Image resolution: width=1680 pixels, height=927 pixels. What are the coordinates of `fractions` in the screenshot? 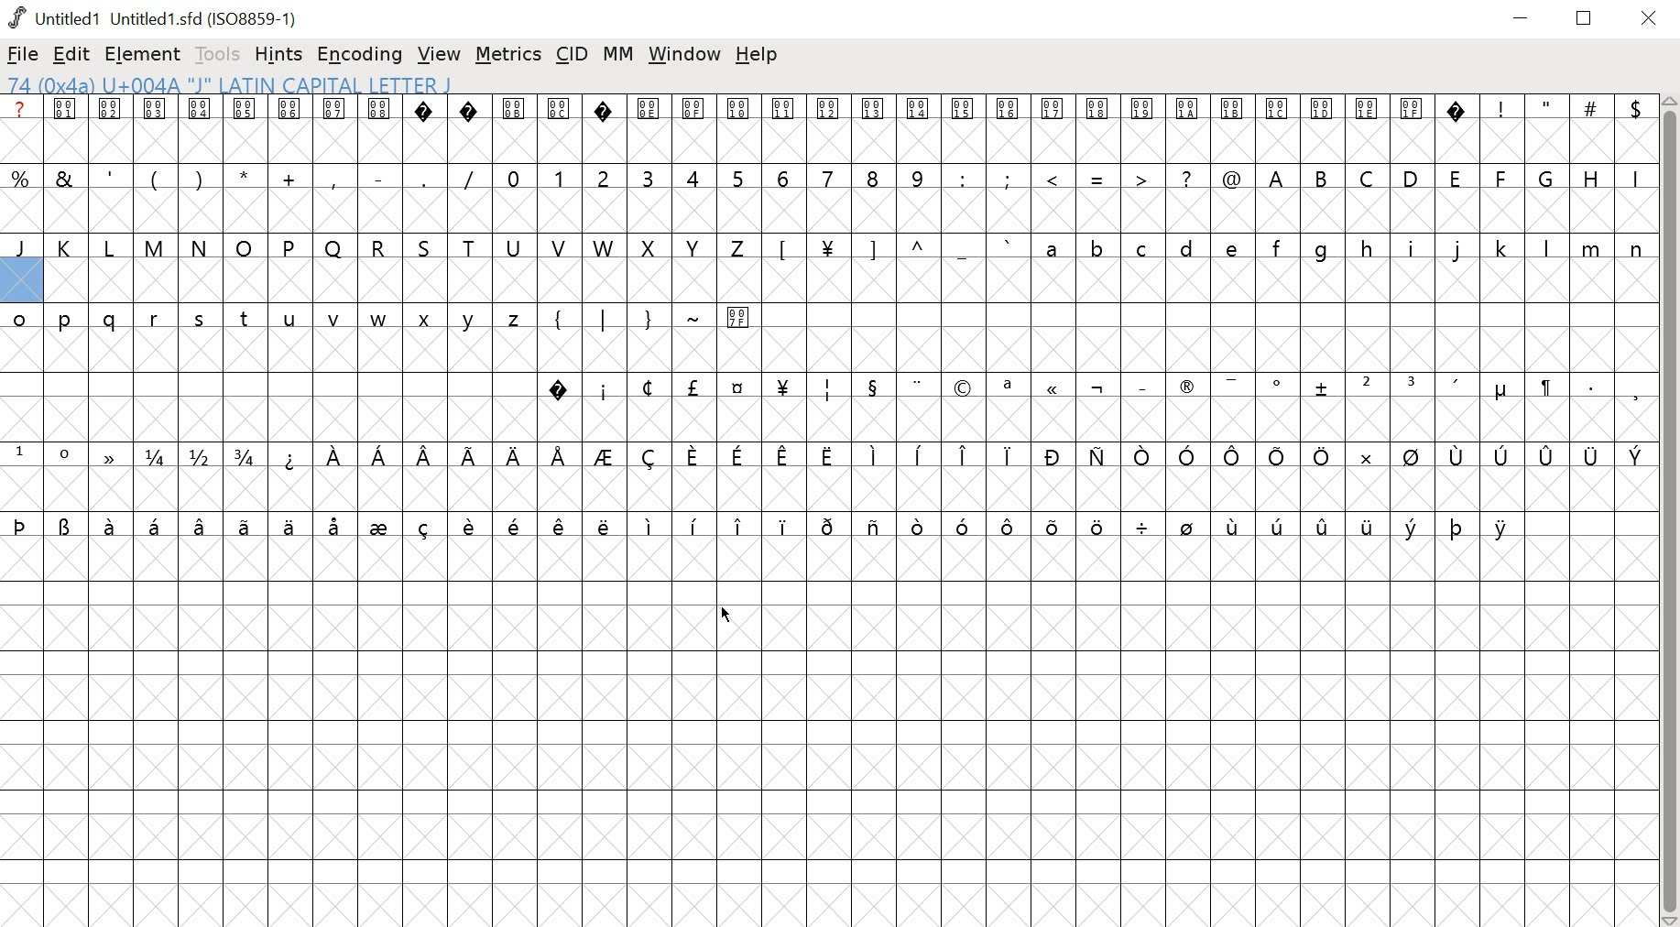 It's located at (191, 455).